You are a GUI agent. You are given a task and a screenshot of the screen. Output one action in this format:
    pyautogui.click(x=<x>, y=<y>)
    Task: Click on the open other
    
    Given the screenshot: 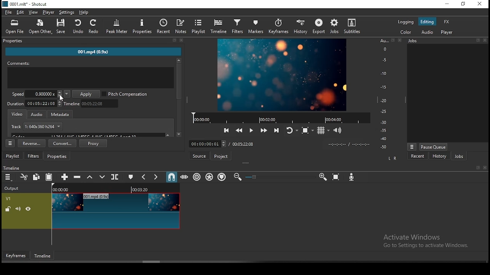 What is the action you would take?
    pyautogui.click(x=41, y=27)
    